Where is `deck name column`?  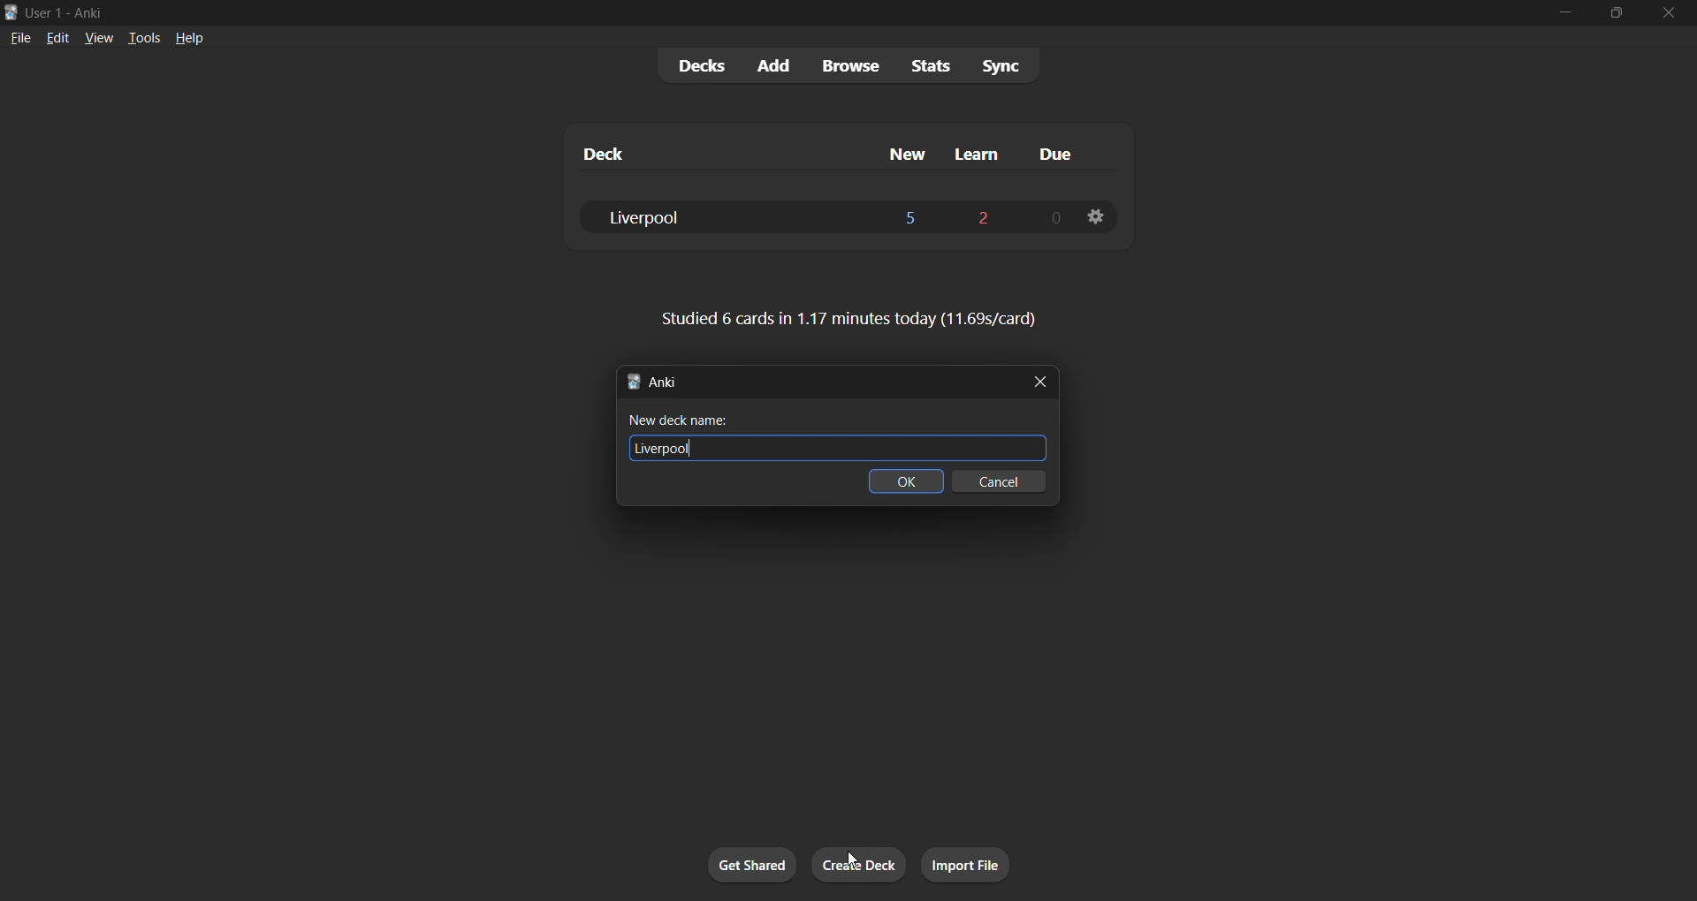 deck name column is located at coordinates (698, 156).